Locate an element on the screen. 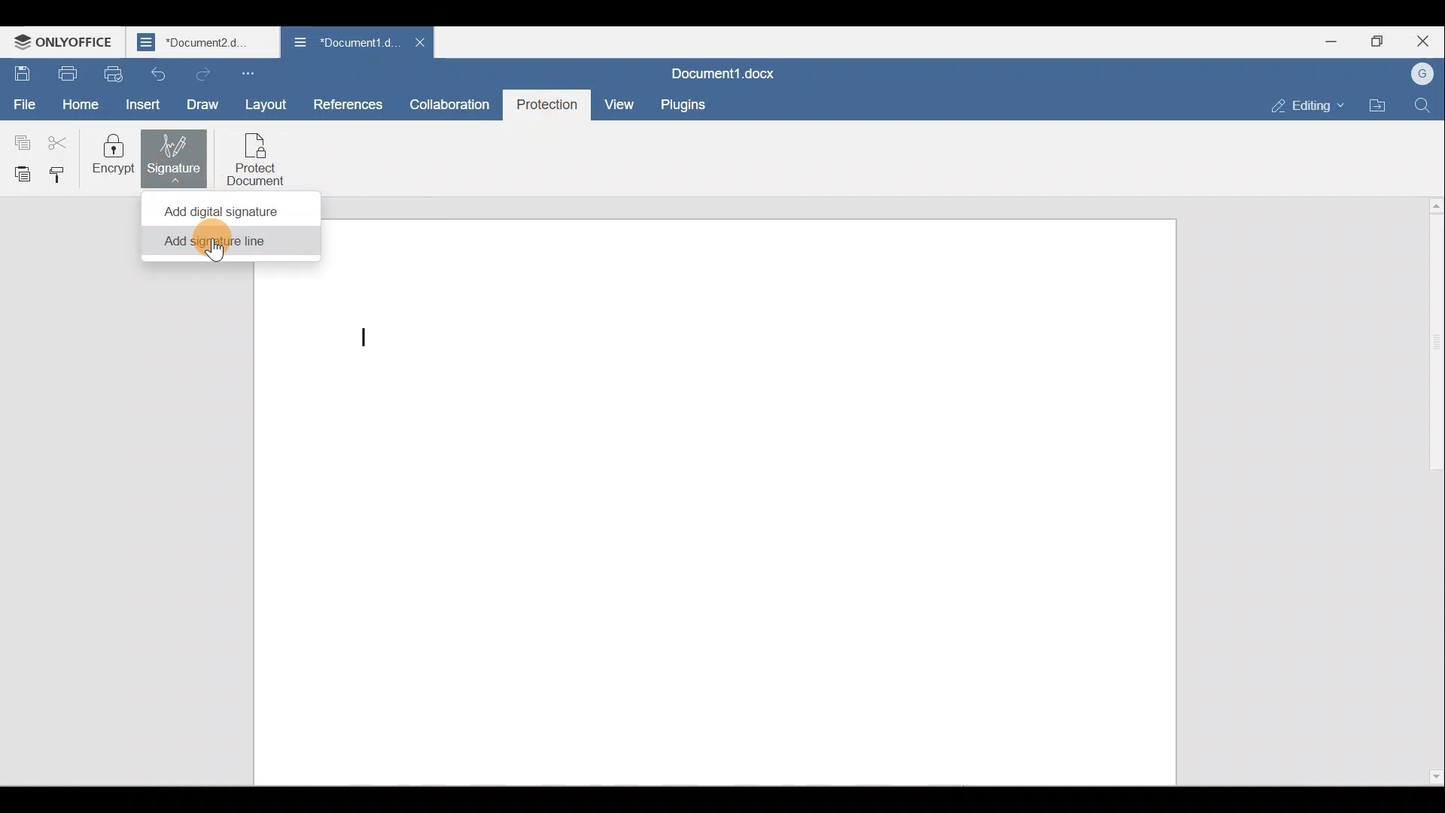 The height and width of the screenshot is (813, 1445). Account name is located at coordinates (1425, 72).